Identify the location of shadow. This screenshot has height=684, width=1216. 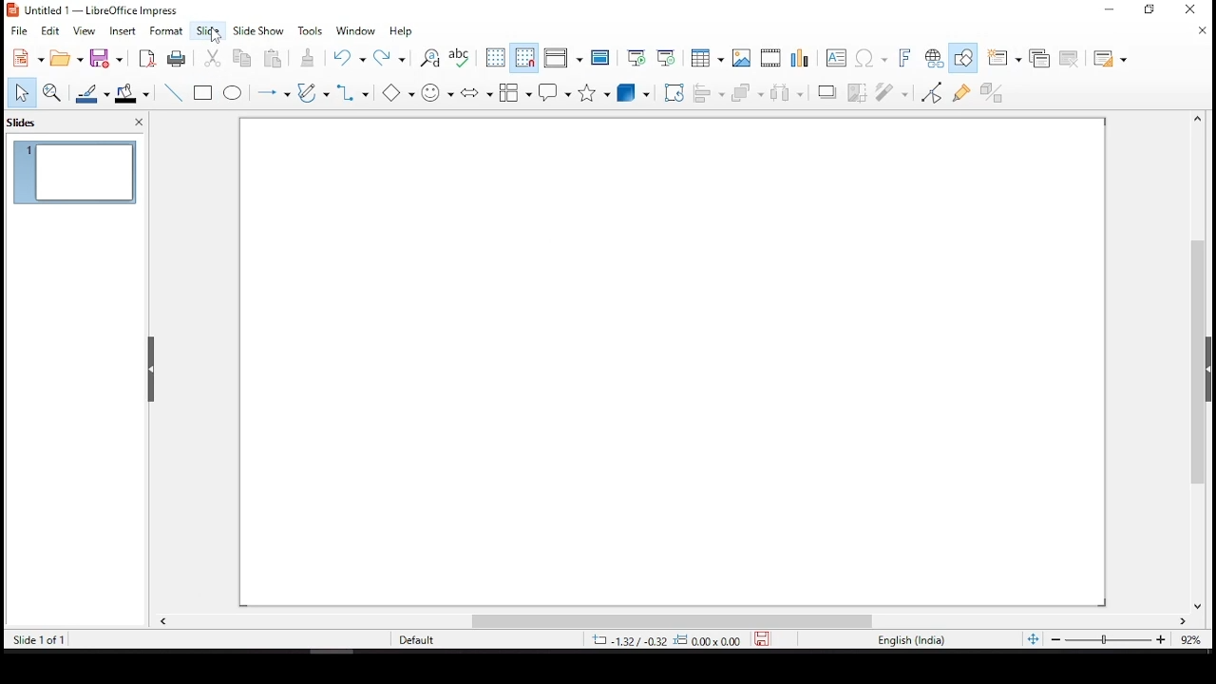
(824, 91).